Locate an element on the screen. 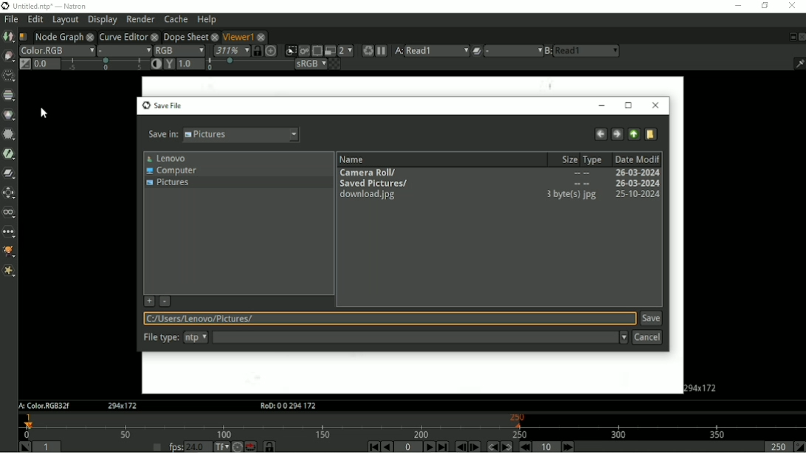 This screenshot has height=453, width=806. First frame is located at coordinates (373, 447).